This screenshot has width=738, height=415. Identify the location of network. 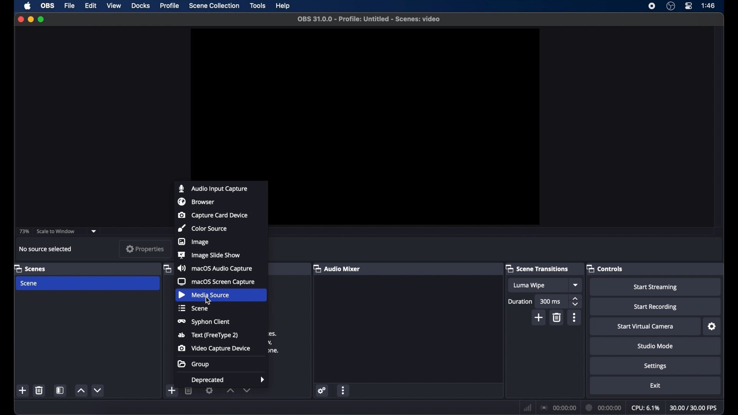
(528, 408).